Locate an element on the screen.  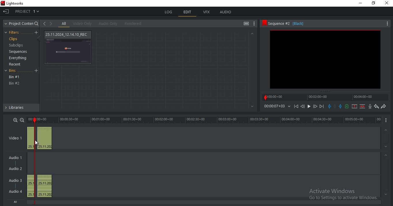
Previous is located at coordinates (302, 106).